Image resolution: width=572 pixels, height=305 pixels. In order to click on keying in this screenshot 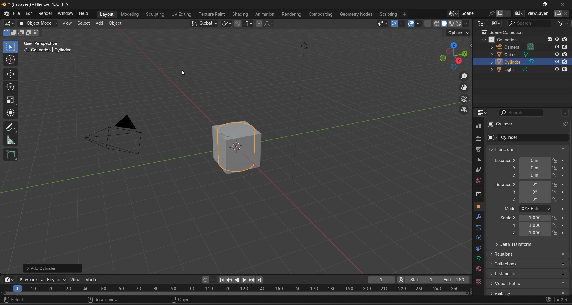, I will do `click(57, 280)`.